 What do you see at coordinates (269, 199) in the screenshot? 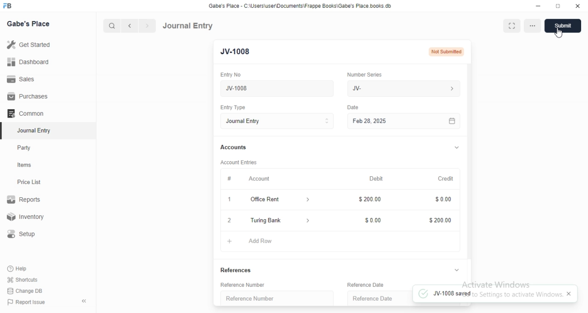
I see `Office Rent` at bounding box center [269, 199].